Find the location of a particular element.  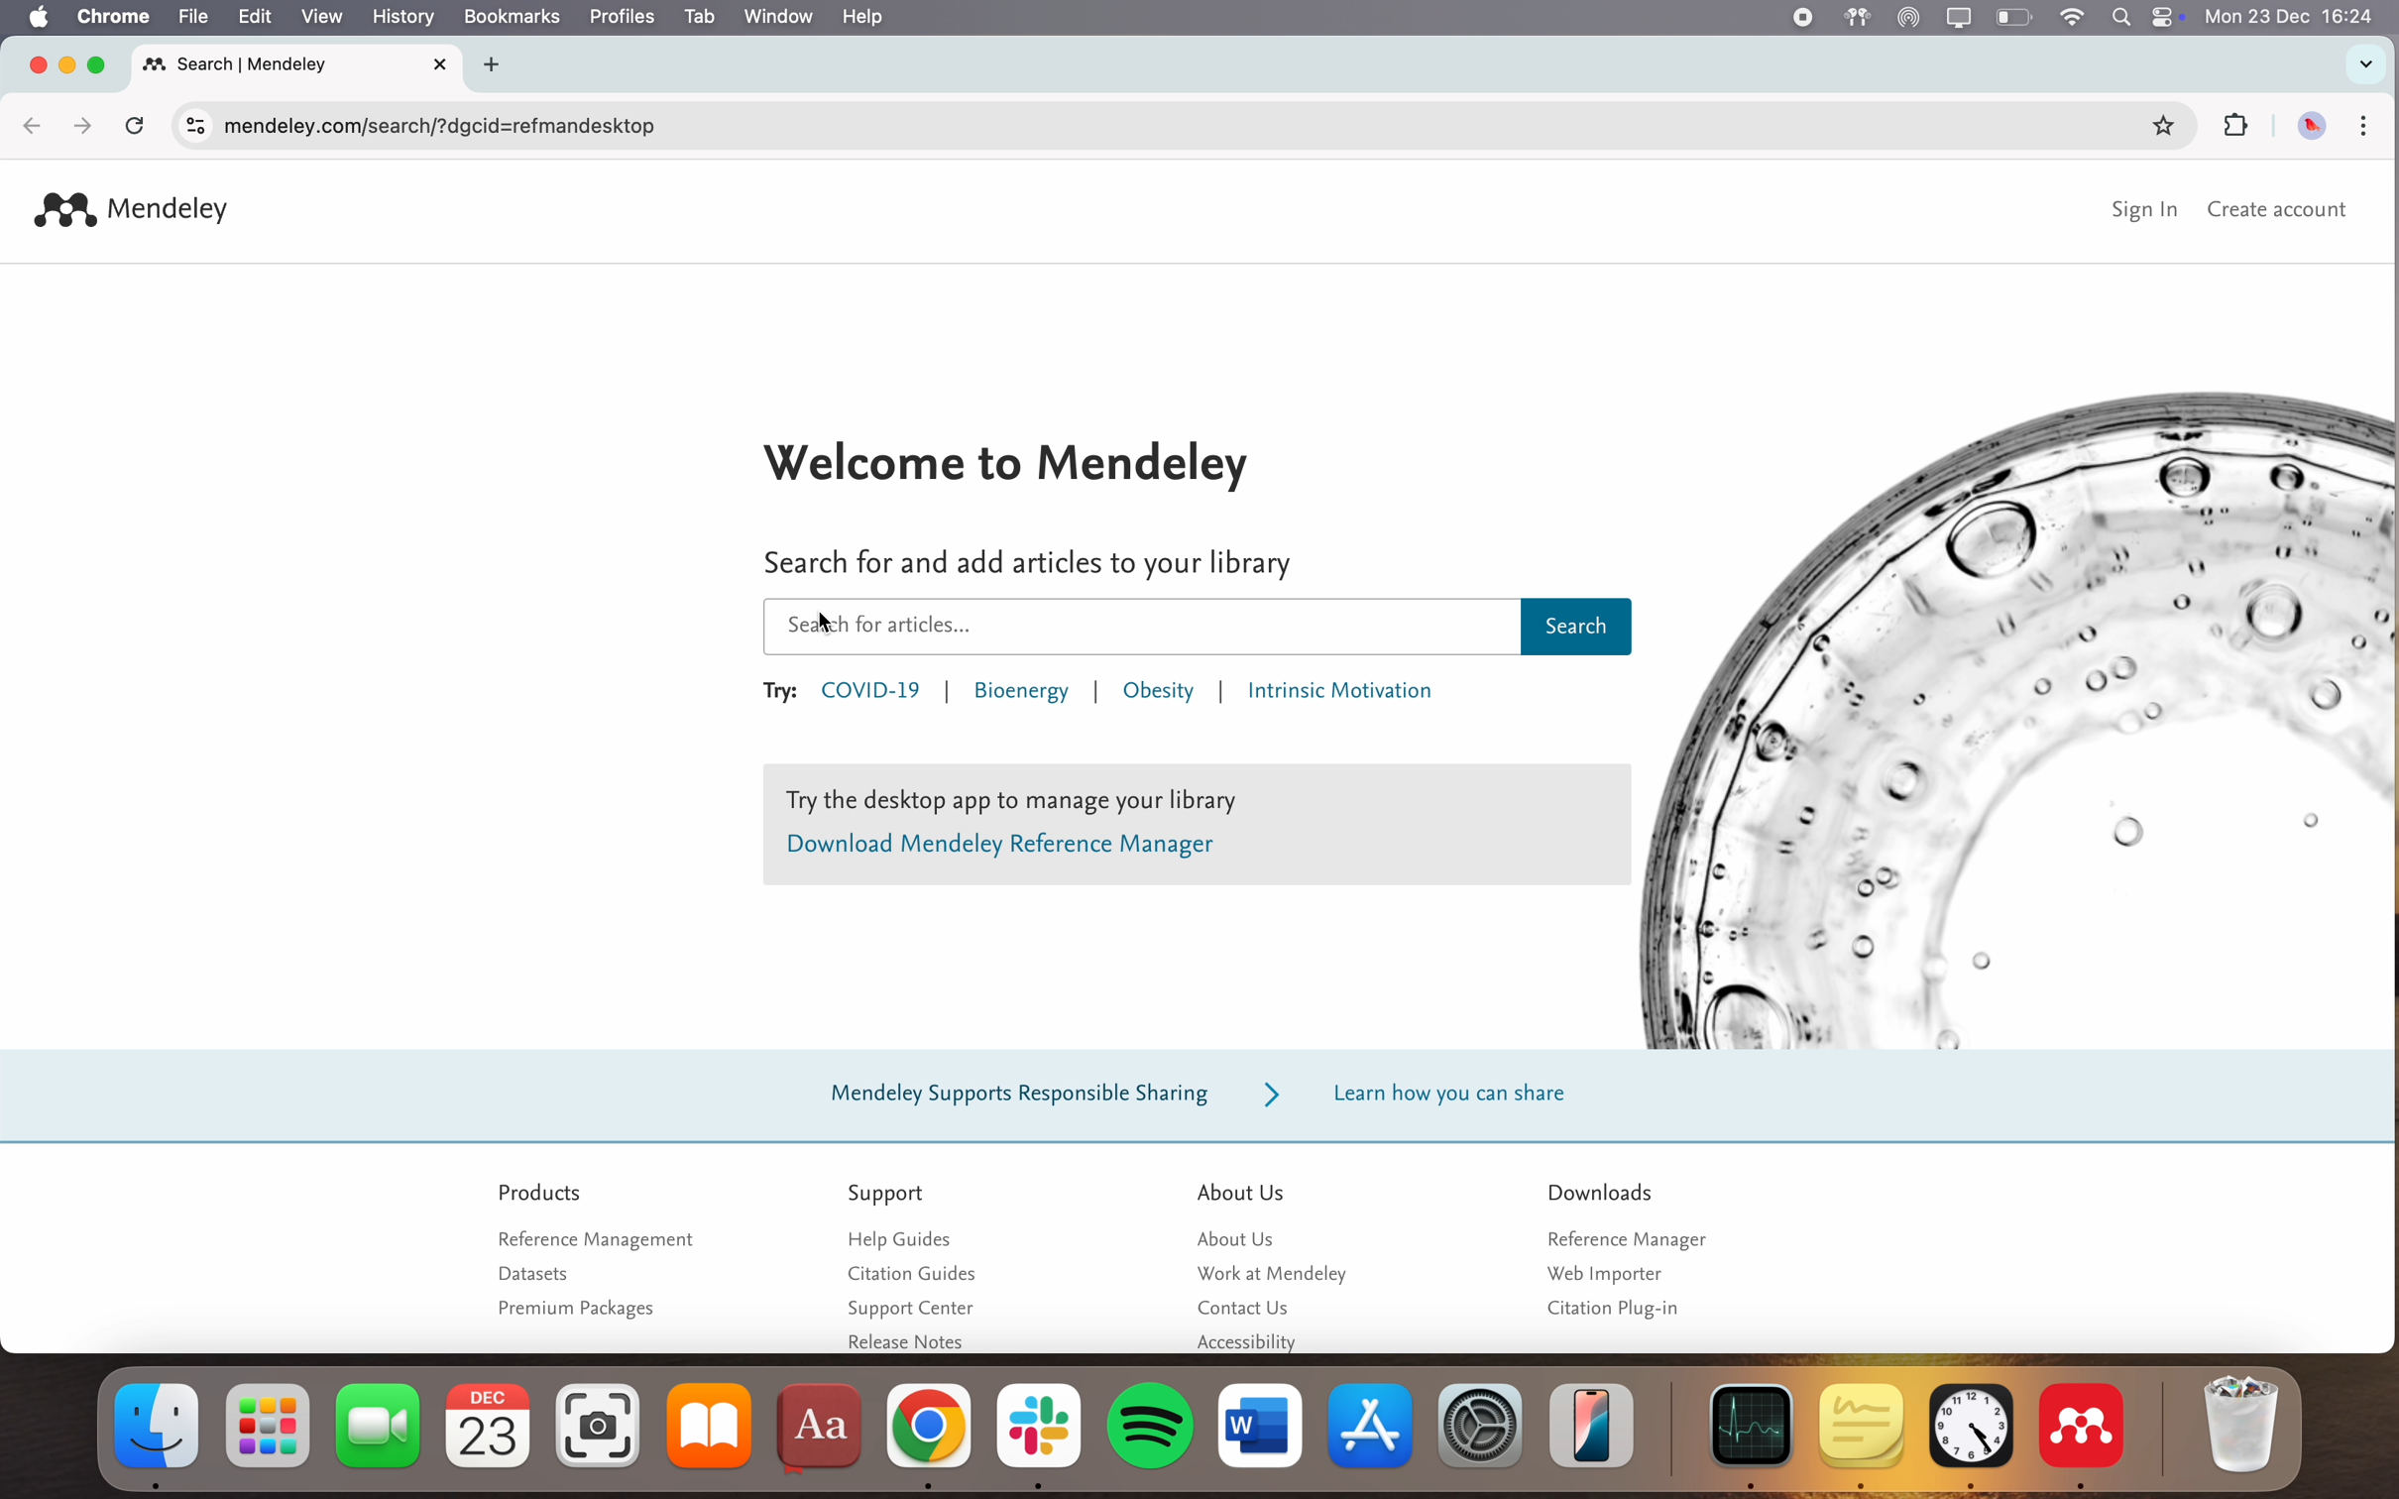

products is located at coordinates (543, 1192).